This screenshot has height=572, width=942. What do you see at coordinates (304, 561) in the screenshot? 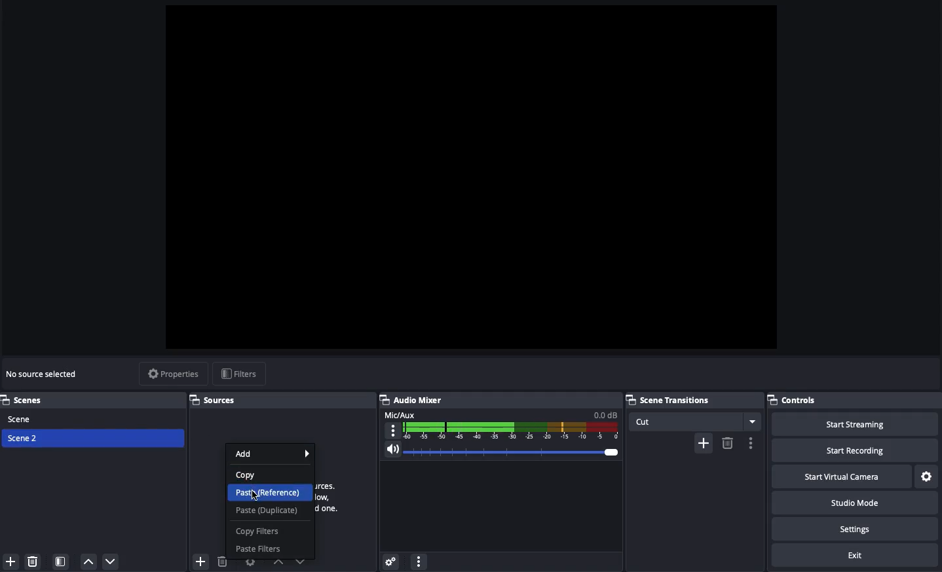
I see `next` at bounding box center [304, 561].